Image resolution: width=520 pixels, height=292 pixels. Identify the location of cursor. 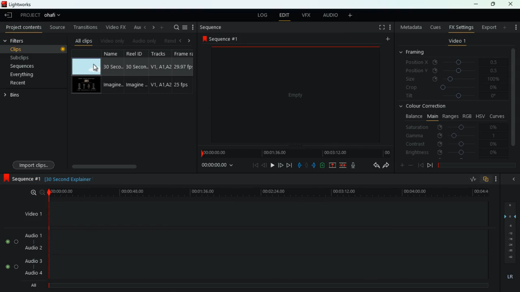
(96, 68).